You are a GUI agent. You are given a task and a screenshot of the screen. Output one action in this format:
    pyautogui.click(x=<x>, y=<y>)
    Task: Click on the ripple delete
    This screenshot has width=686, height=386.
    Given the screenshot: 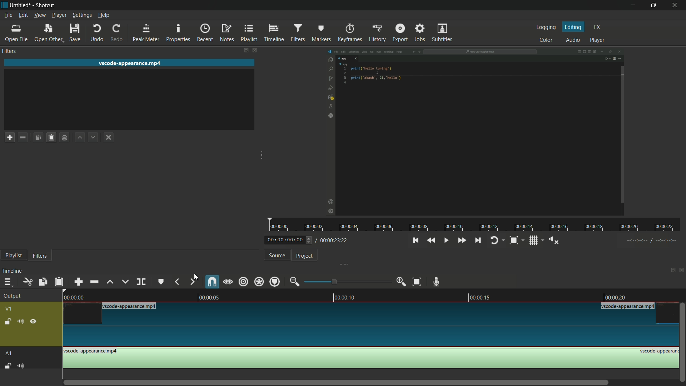 What is the action you would take?
    pyautogui.click(x=94, y=282)
    